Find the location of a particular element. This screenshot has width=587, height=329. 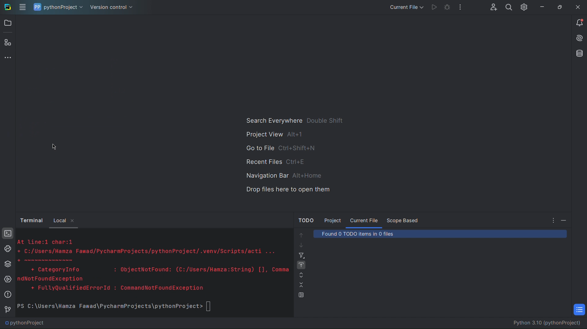

text box is located at coordinates (212, 305).